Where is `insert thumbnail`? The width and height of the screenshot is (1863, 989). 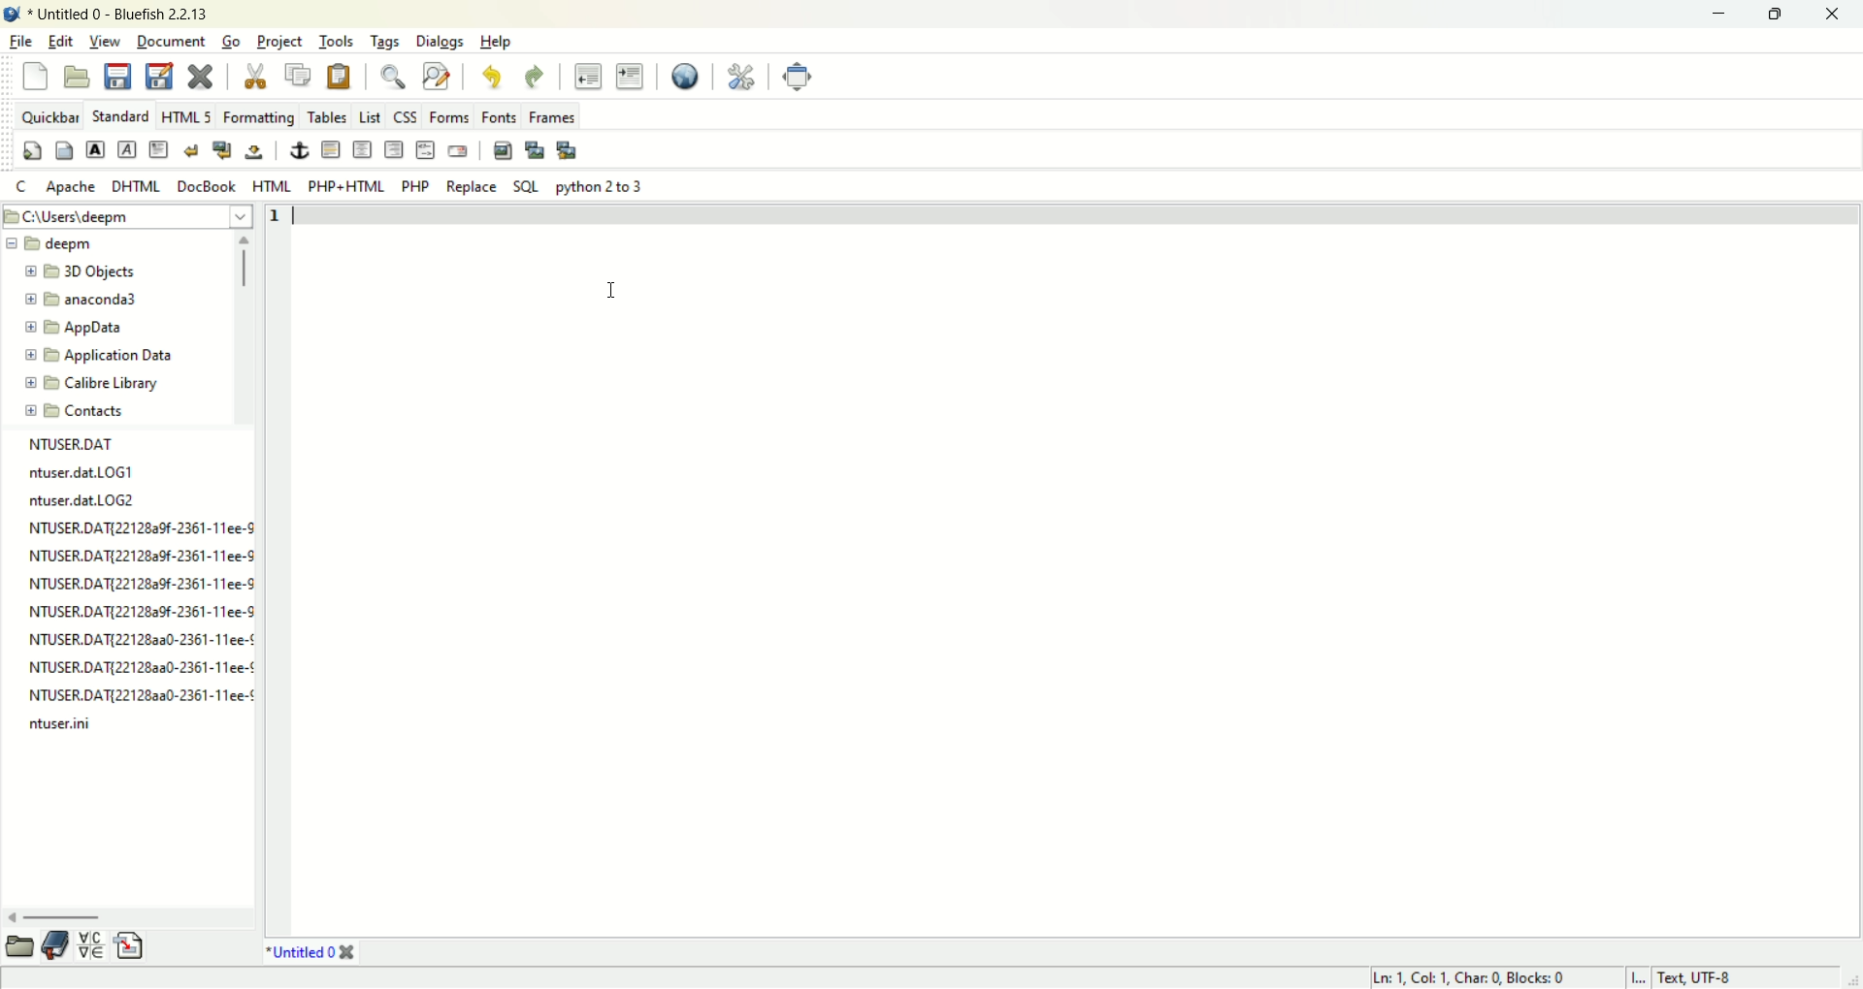
insert thumbnail is located at coordinates (535, 147).